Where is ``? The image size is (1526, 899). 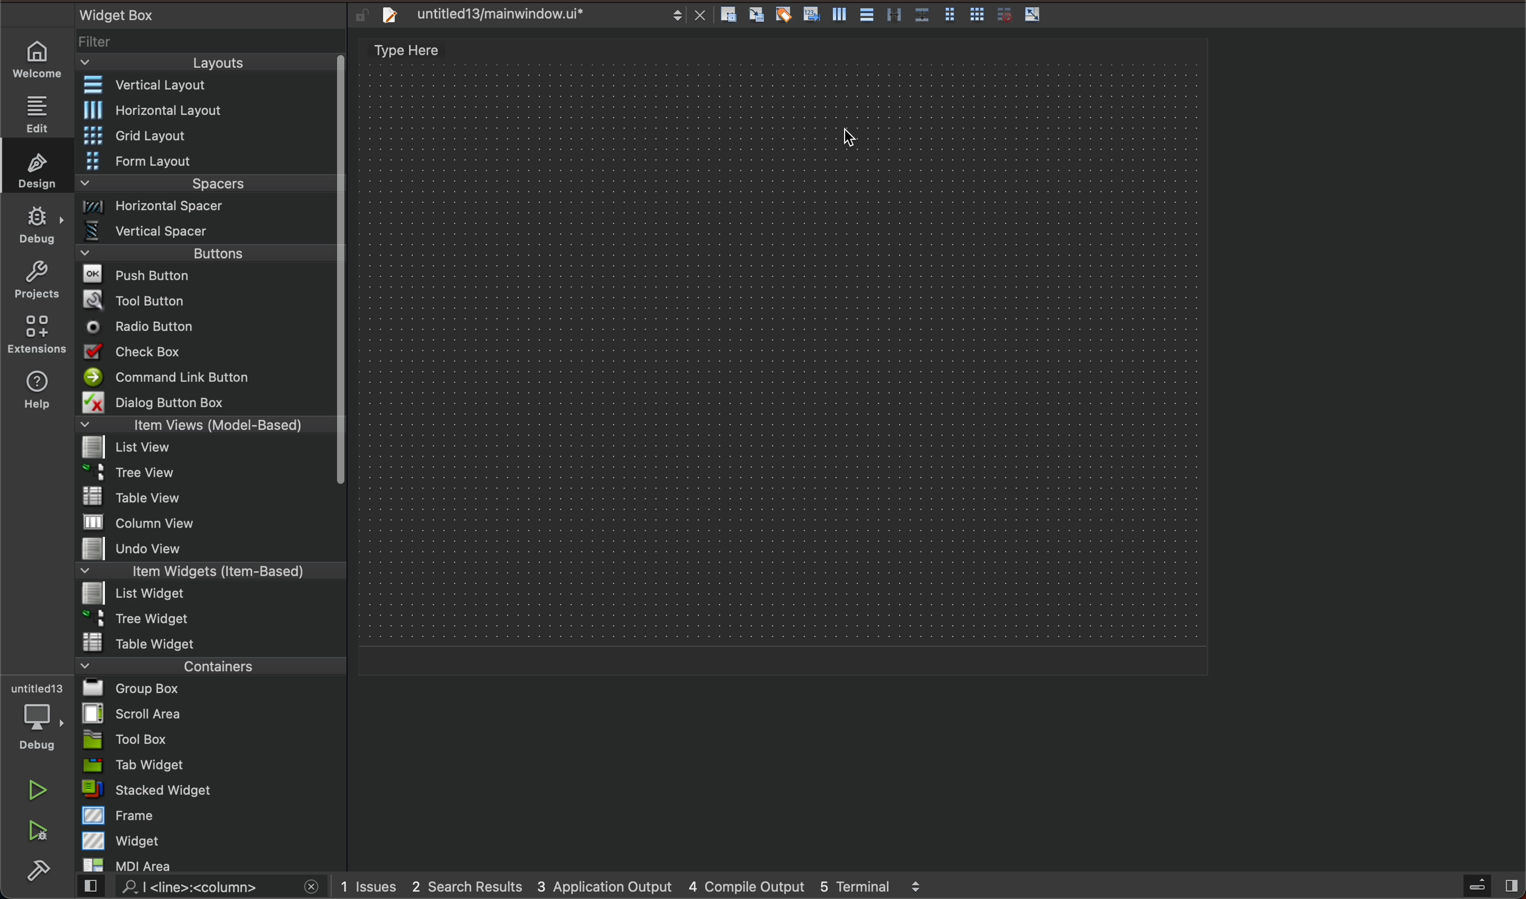  is located at coordinates (757, 14).